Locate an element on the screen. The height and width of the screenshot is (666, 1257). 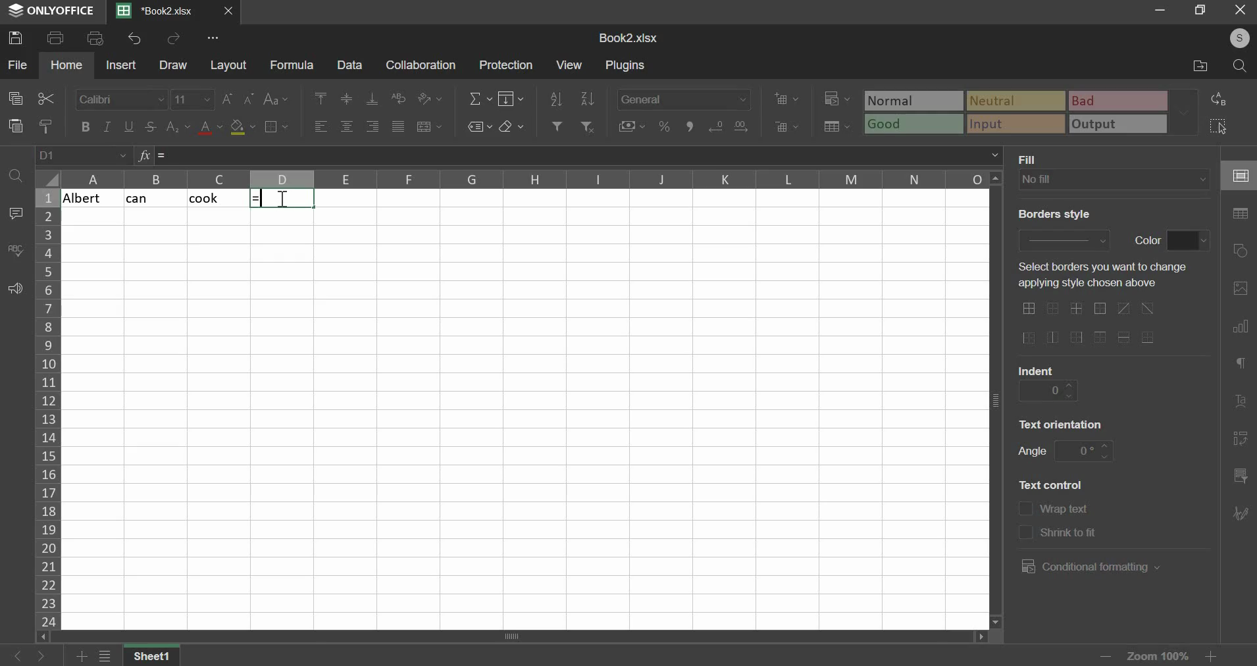
home is located at coordinates (67, 64).